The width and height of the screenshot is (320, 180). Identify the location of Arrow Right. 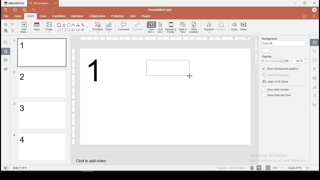
(73, 30).